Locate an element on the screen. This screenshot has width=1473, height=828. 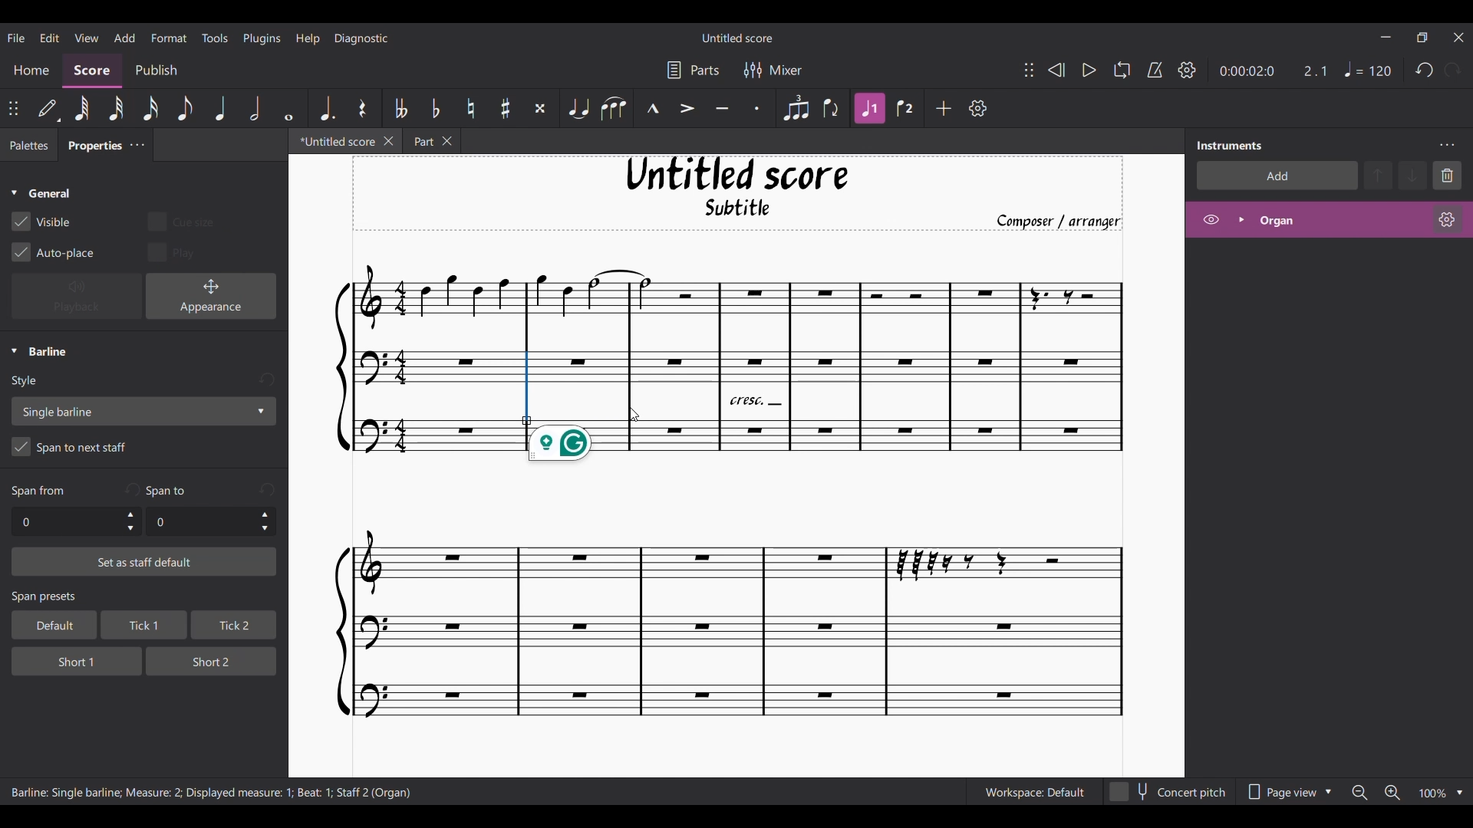
Close/Undock Properties tab is located at coordinates (137, 145).